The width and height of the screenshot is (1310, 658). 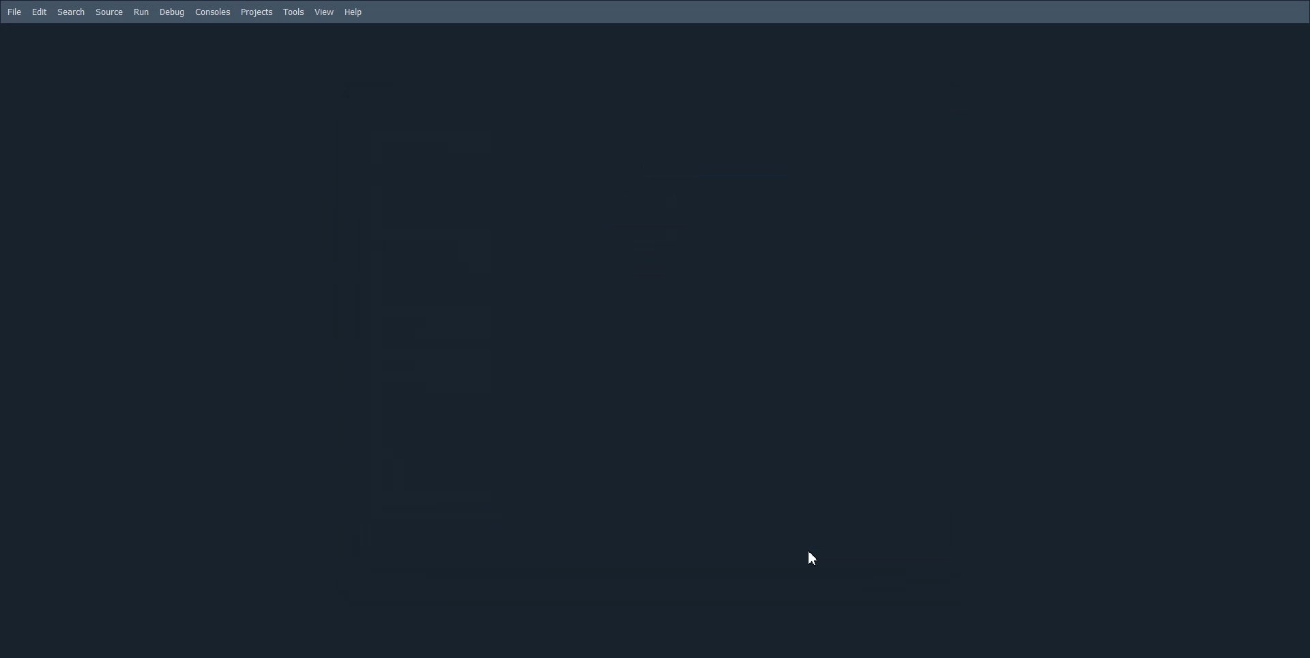 What do you see at coordinates (172, 13) in the screenshot?
I see `Debug` at bounding box center [172, 13].